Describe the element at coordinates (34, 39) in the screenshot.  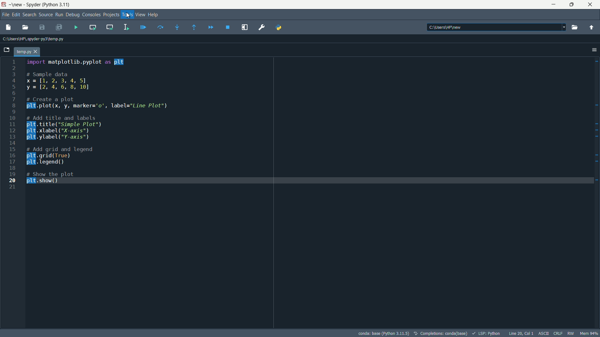
I see `C:\Users\HP\.spyder-py3\temp.py` at that location.